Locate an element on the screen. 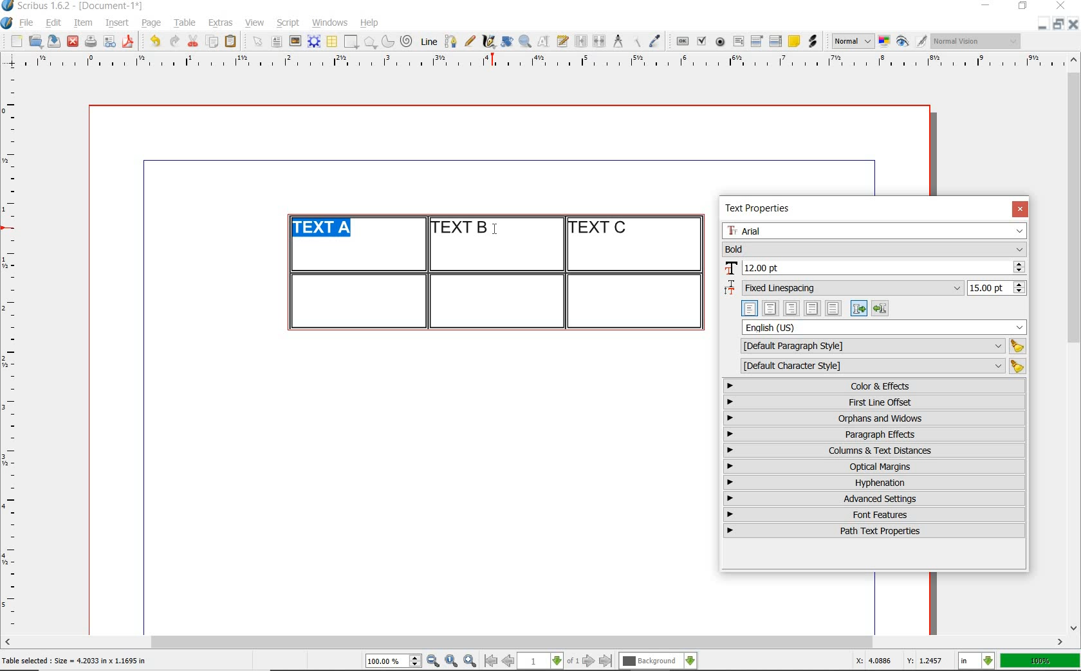 The width and height of the screenshot is (1081, 671). select the current layer is located at coordinates (658, 661).